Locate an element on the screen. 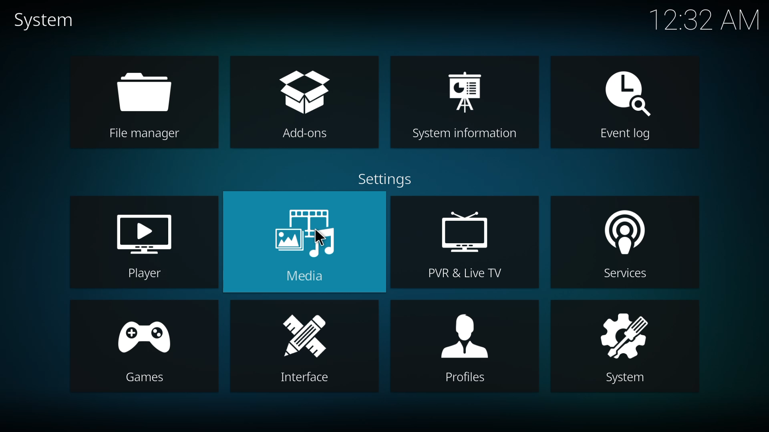  player is located at coordinates (147, 245).